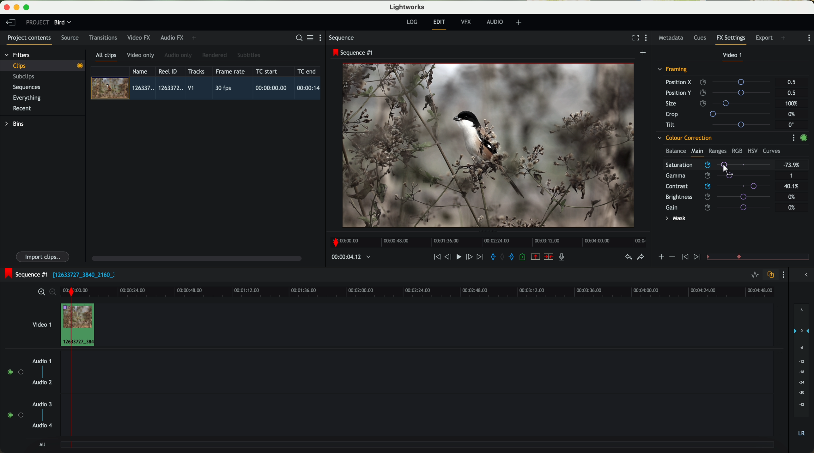 This screenshot has width=814, height=453. Describe the element at coordinates (44, 256) in the screenshot. I see `import clips` at that location.